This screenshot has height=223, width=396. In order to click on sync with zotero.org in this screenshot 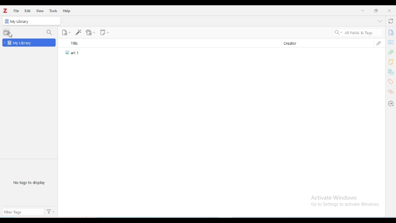, I will do `click(391, 21)`.